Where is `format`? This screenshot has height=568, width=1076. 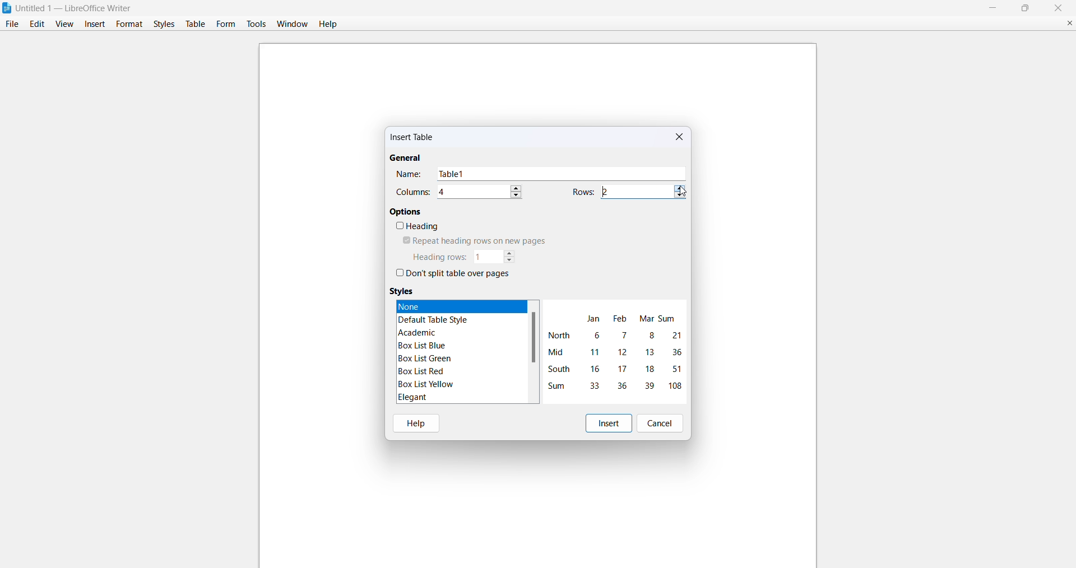
format is located at coordinates (127, 23).